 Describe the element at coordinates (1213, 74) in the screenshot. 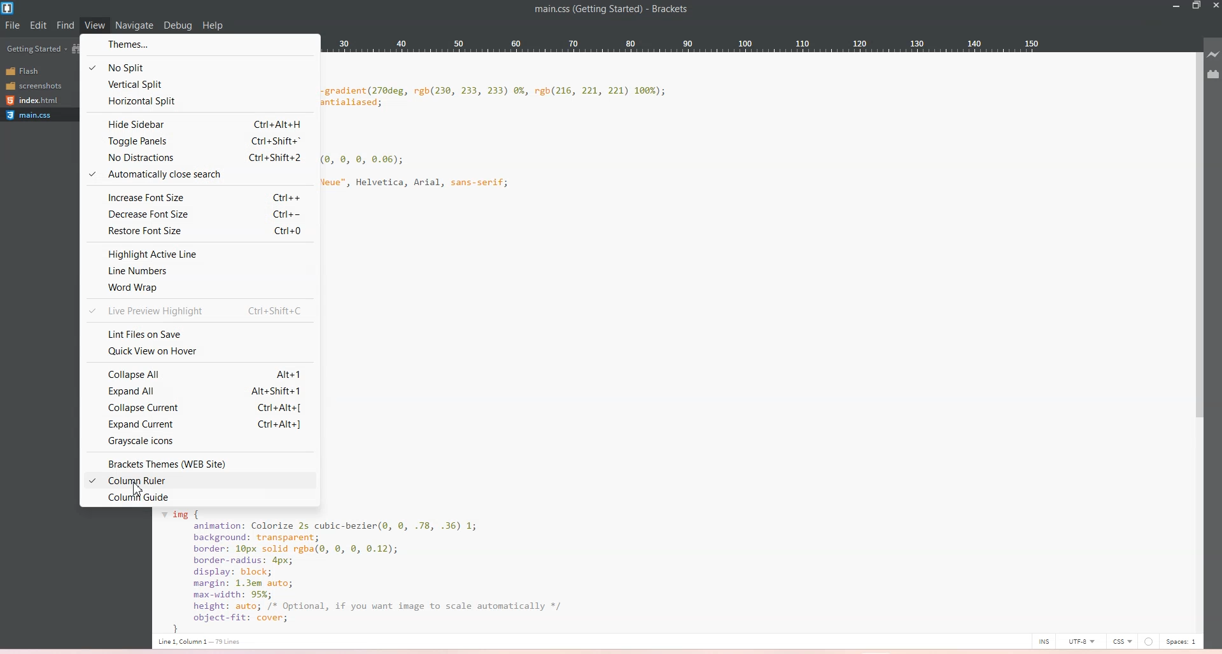

I see `Extension Manager` at that location.